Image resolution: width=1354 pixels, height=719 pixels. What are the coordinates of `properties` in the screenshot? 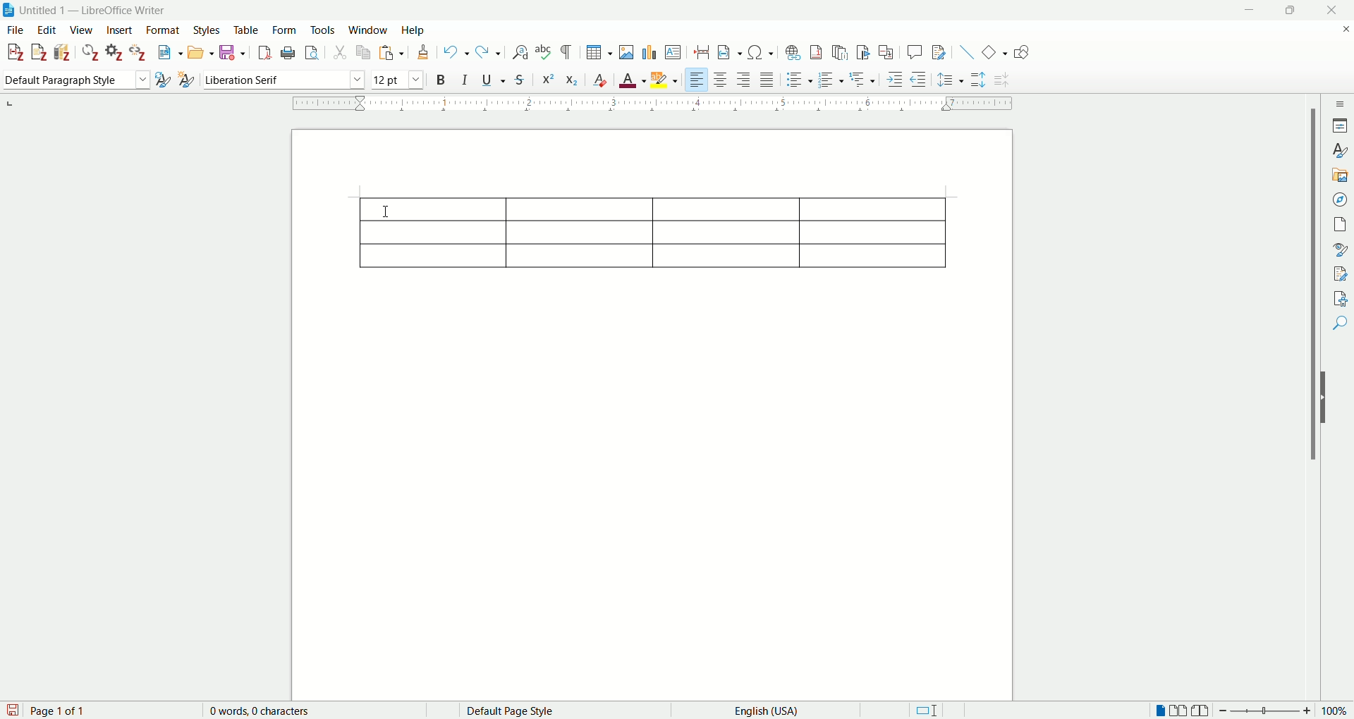 It's located at (1339, 127).